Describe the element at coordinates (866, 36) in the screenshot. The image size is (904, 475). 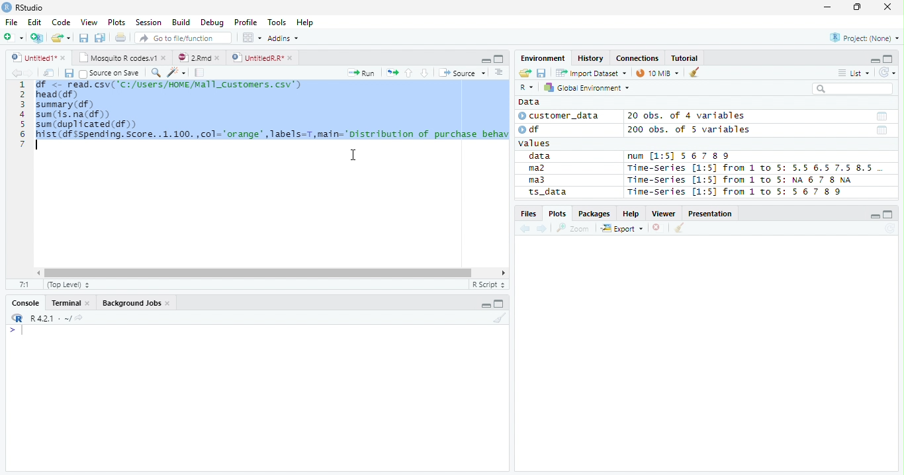
I see `Project (none)` at that location.